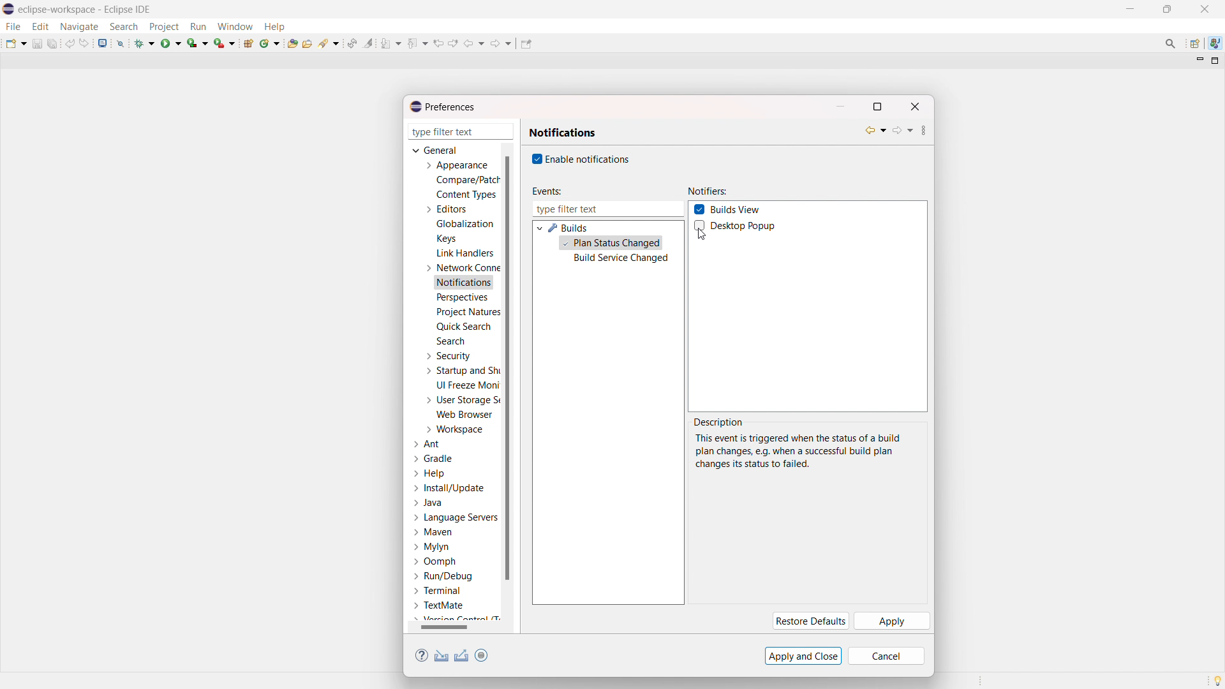 Image resolution: width=1225 pixels, height=689 pixels. What do you see at coordinates (563, 133) in the screenshot?
I see `notifications` at bounding box center [563, 133].